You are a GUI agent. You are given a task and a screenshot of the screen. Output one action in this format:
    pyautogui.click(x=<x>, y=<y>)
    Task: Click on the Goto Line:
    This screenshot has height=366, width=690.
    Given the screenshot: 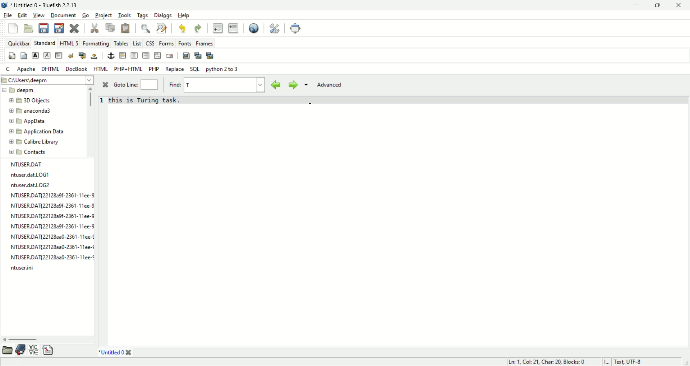 What is the action you would take?
    pyautogui.click(x=126, y=85)
    